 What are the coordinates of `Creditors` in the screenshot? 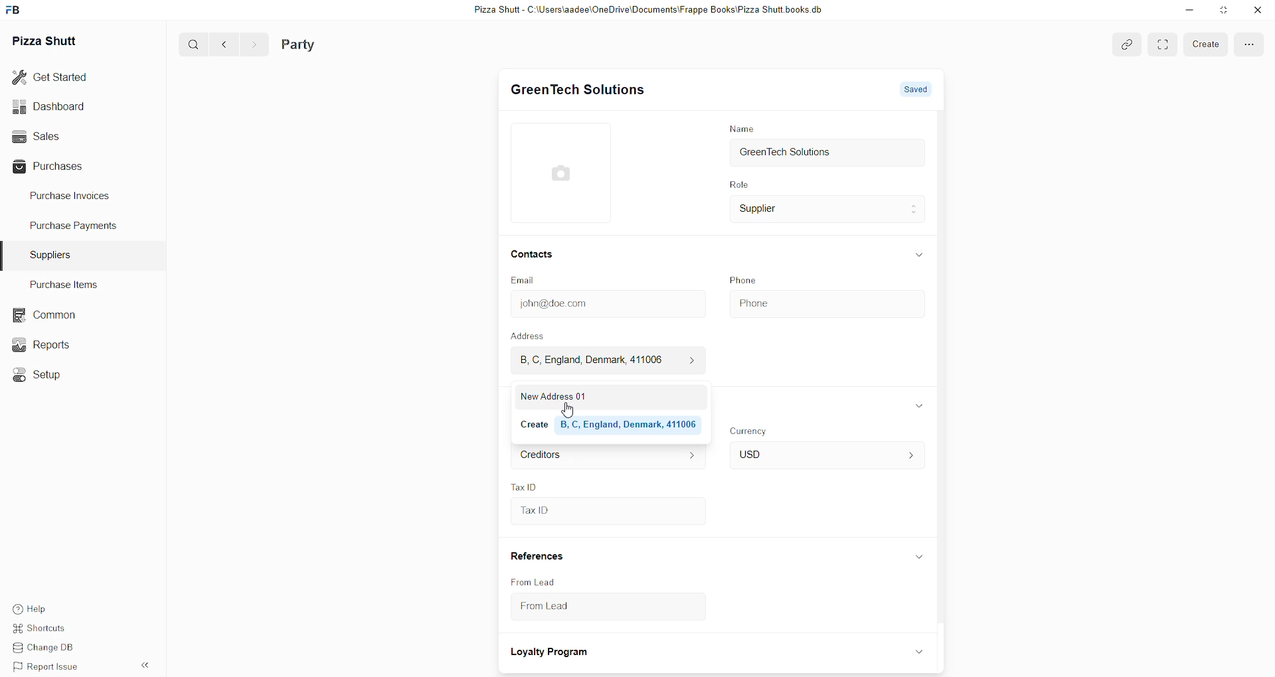 It's located at (606, 455).